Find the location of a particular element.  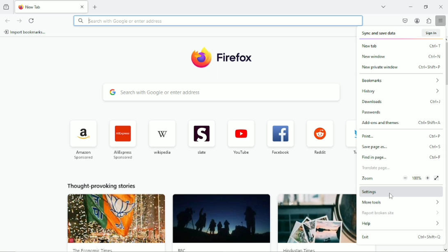

close is located at coordinates (82, 7).